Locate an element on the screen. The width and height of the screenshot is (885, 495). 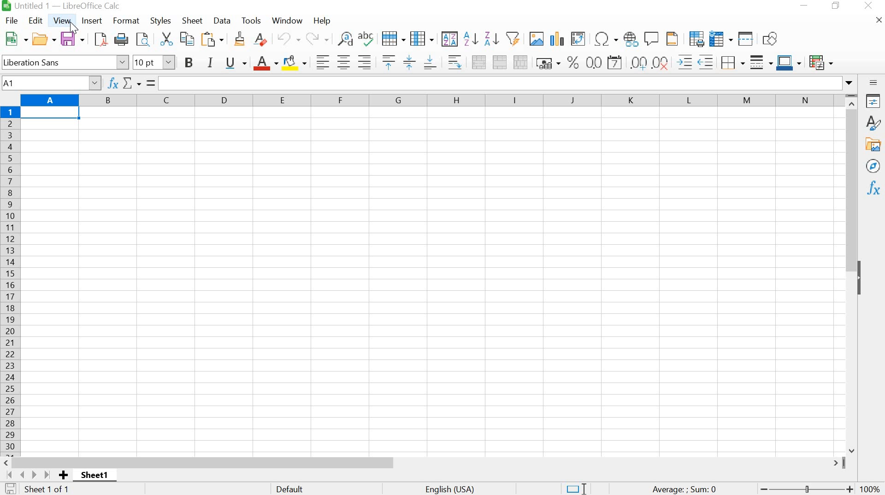
BORDER STYLE is located at coordinates (760, 62).